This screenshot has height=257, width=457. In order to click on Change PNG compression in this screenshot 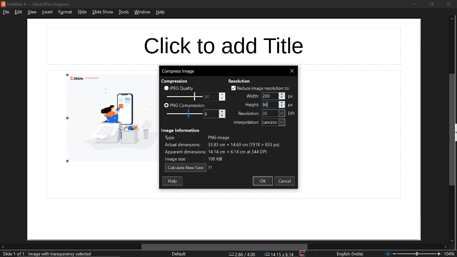, I will do `click(211, 114)`.